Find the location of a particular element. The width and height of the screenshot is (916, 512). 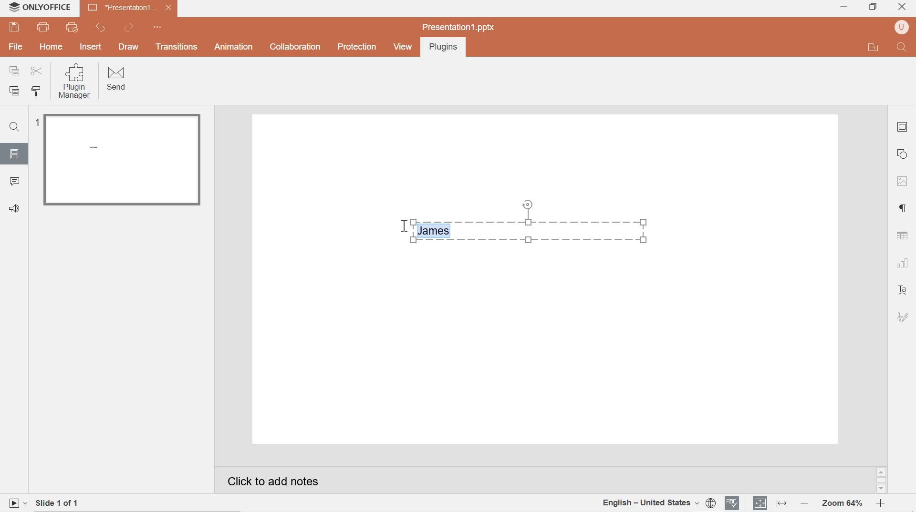

Zoom 64% is located at coordinates (841, 503).